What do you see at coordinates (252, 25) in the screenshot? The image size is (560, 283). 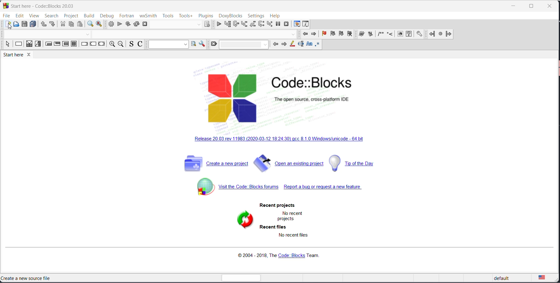 I see `step out` at bounding box center [252, 25].